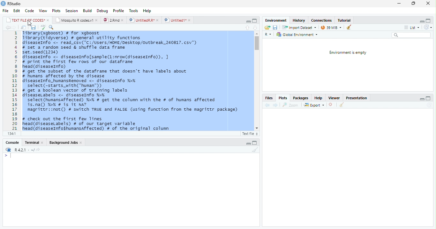 The height and width of the screenshot is (229, 436). I want to click on # get a boolean vector of training labels
diseaseLabels <-_diseaseInfo %%
select (humansaffected) %>% # get the column with the # of humans affected
is.na() %% # is it Na?
magrittr::not() # switch TRUE and FALSE (using function from the magrittr package), so click(131, 101).